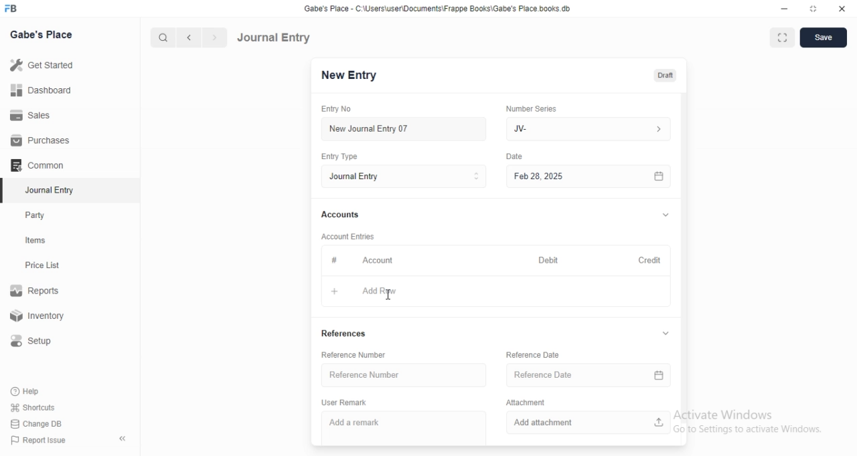  I want to click on Inventory, so click(40, 317).